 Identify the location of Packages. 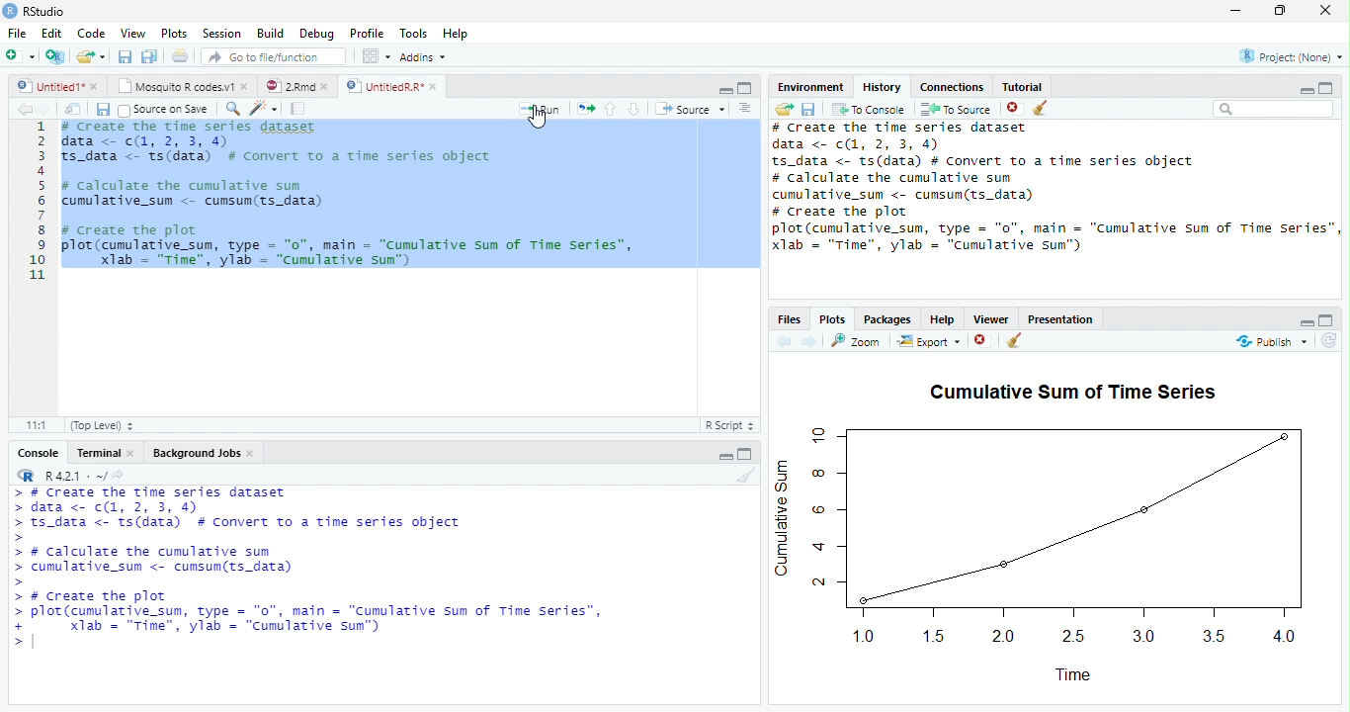
(886, 319).